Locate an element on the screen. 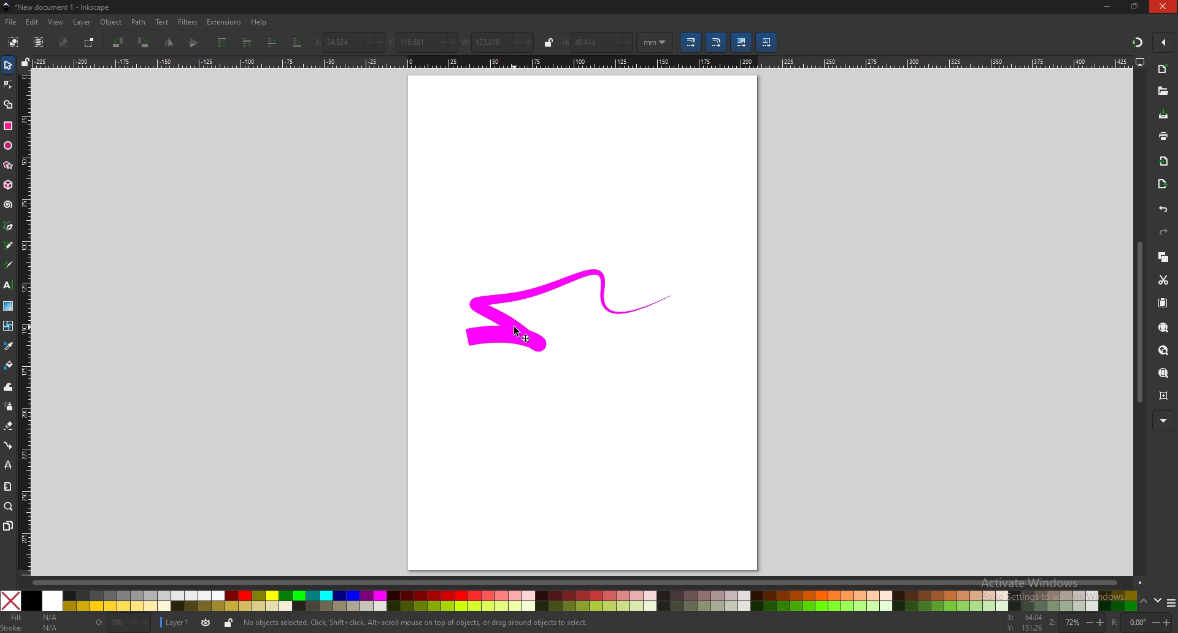 The width and height of the screenshot is (1178, 633). vertical scale is located at coordinates (22, 321).